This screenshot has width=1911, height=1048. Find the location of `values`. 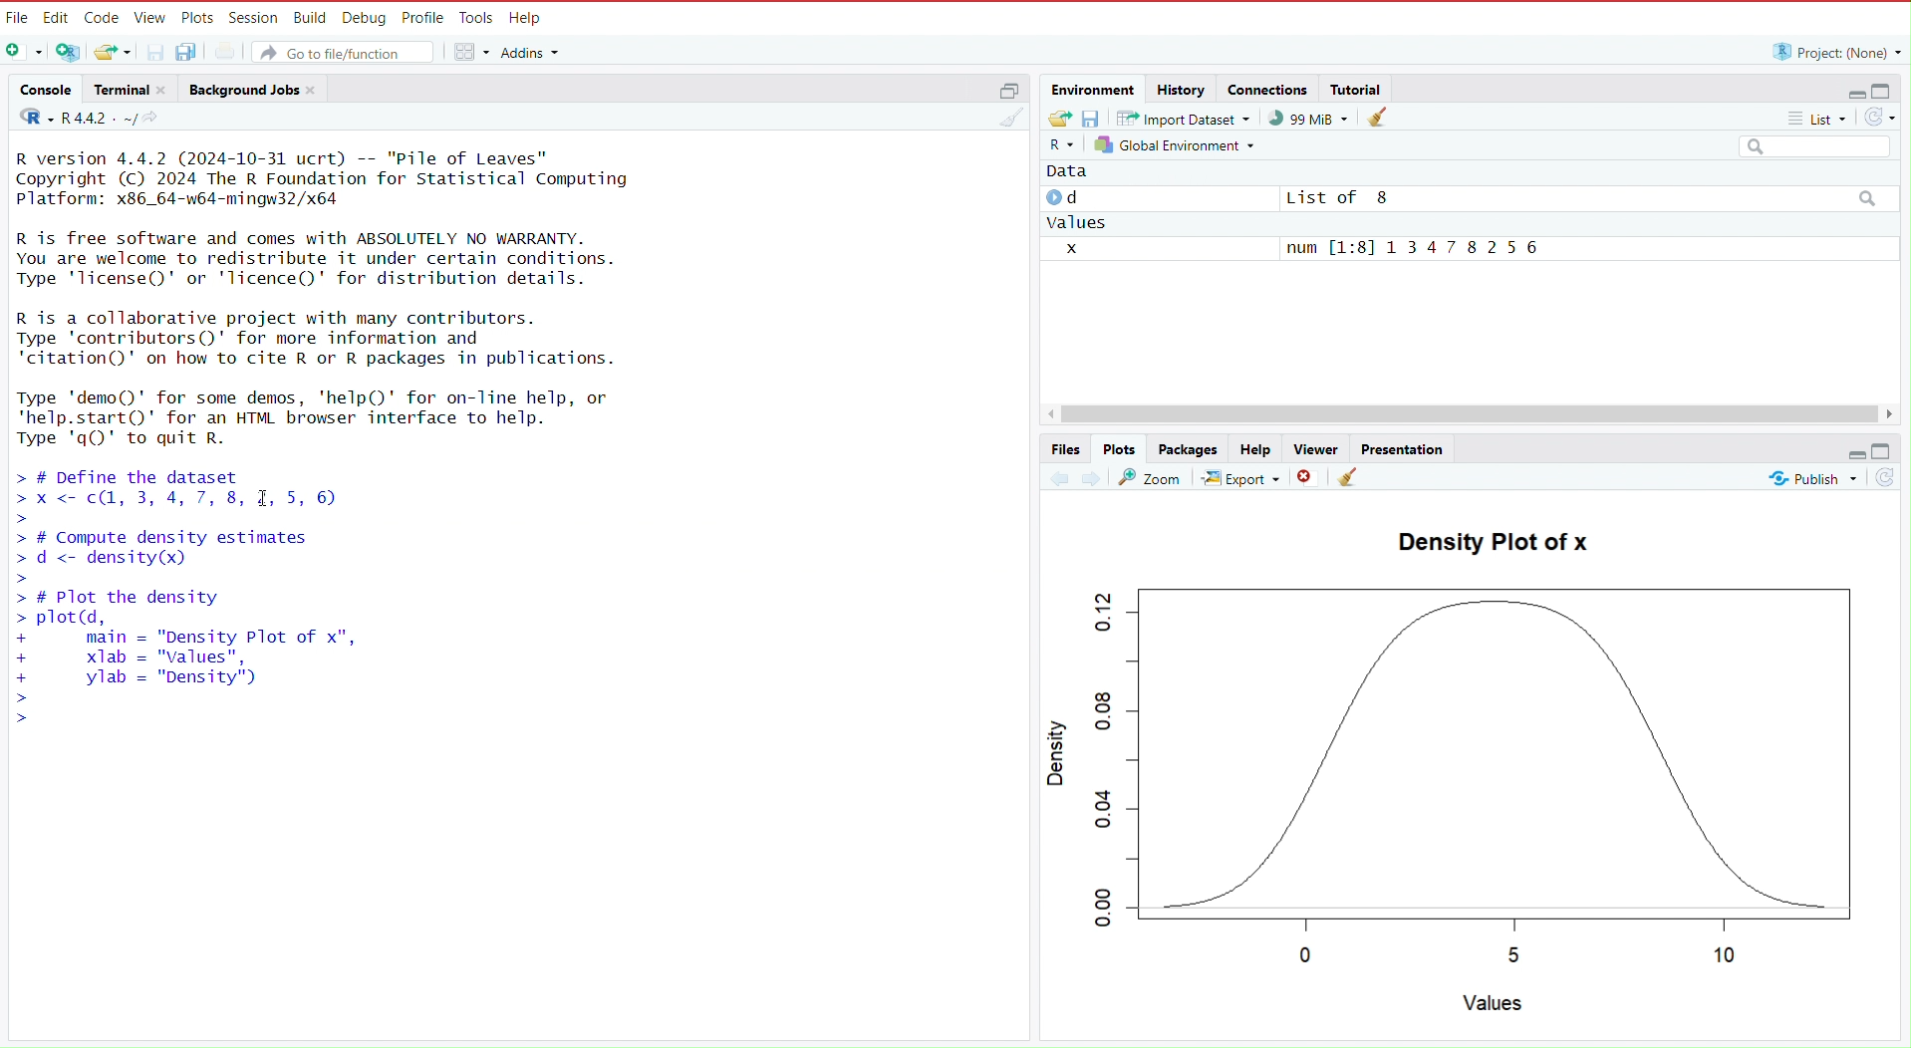

values is located at coordinates (1491, 1001).